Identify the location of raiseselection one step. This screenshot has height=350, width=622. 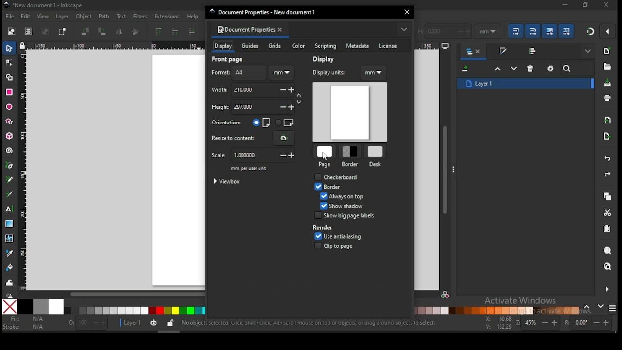
(498, 69).